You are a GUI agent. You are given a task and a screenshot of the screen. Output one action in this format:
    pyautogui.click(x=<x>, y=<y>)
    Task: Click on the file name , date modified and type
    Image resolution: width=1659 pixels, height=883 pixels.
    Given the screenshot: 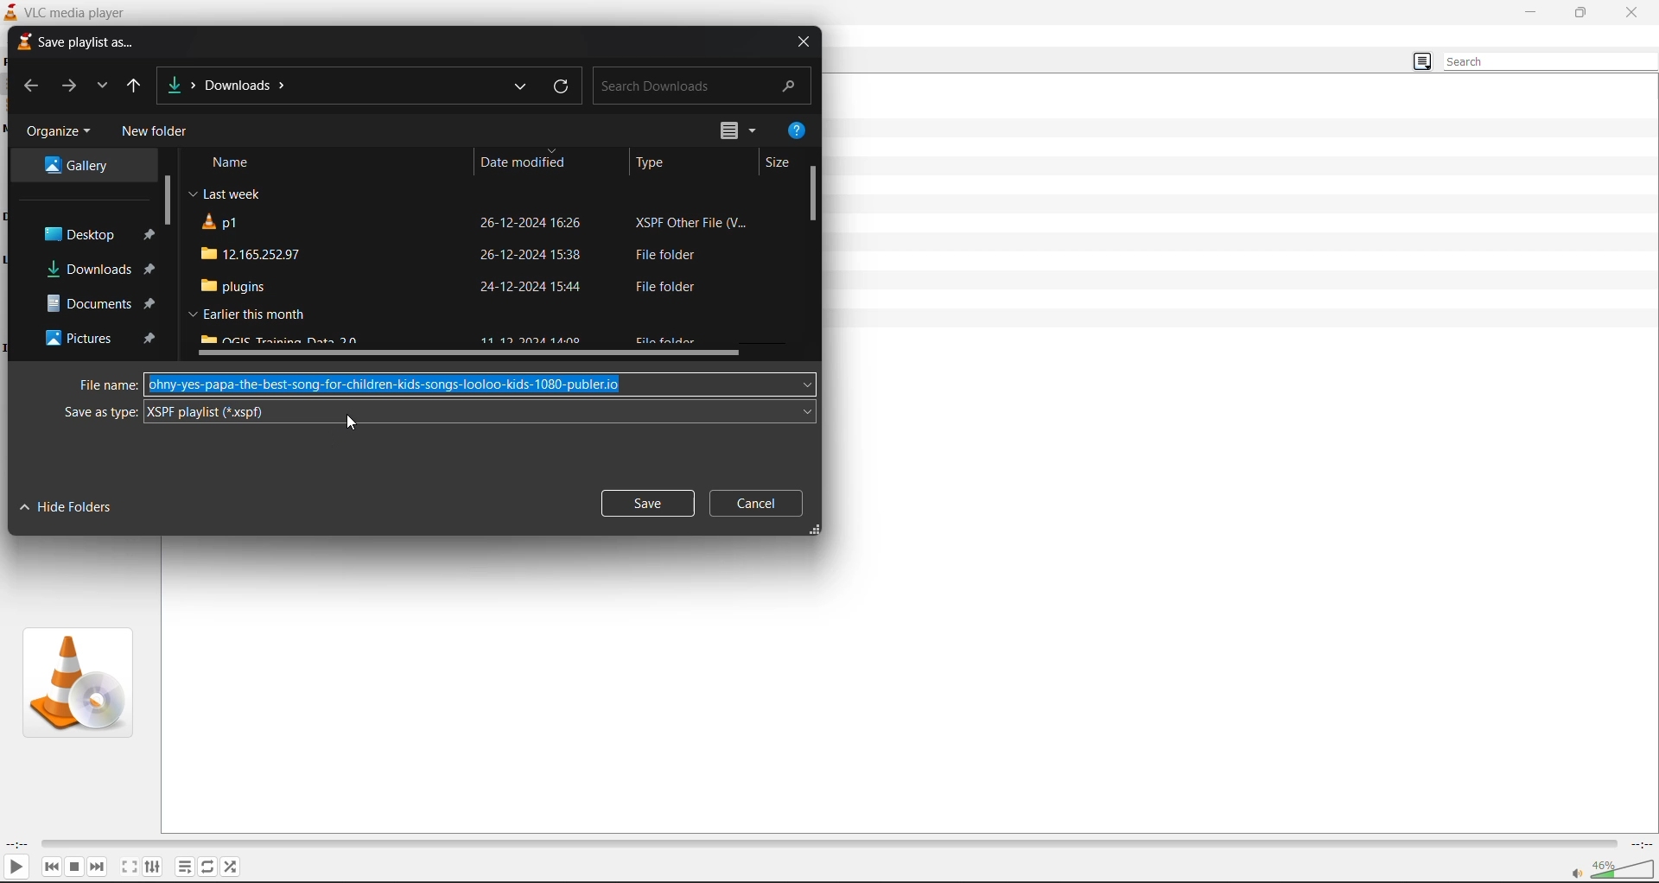 What is the action you would take?
    pyautogui.click(x=478, y=225)
    